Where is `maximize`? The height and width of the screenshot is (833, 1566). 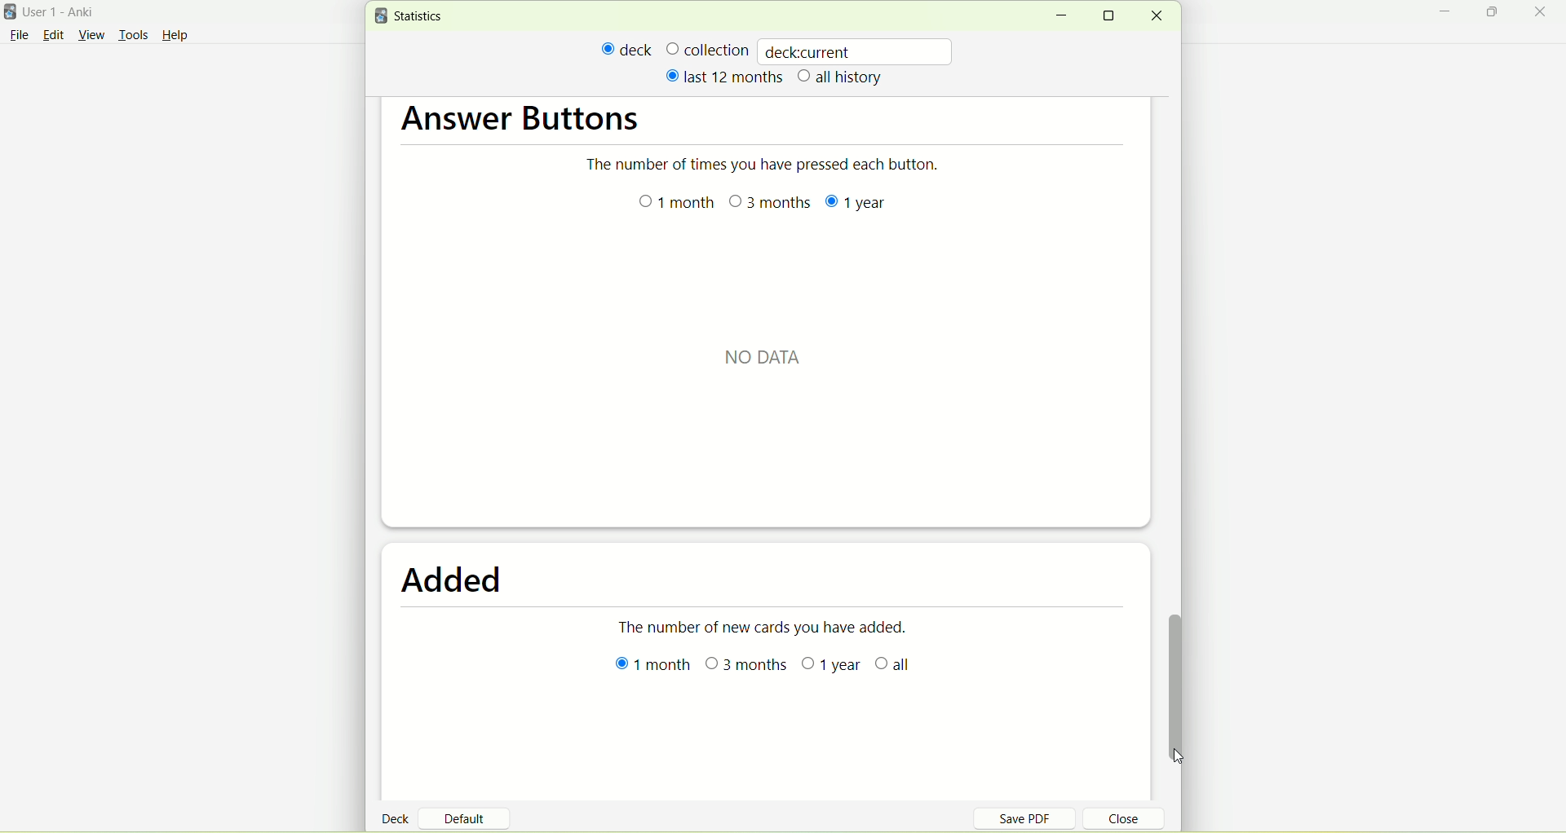
maximize is located at coordinates (1494, 15).